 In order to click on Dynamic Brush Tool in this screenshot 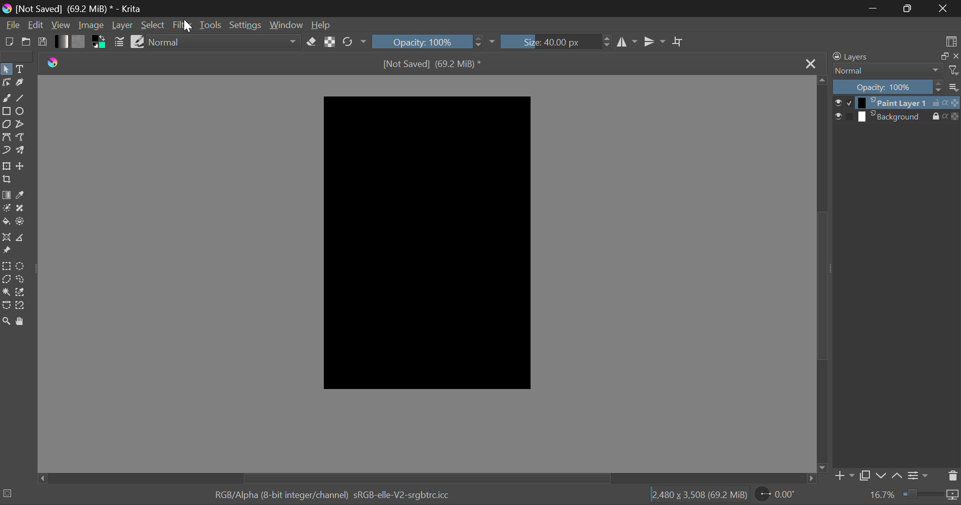, I will do `click(6, 151)`.